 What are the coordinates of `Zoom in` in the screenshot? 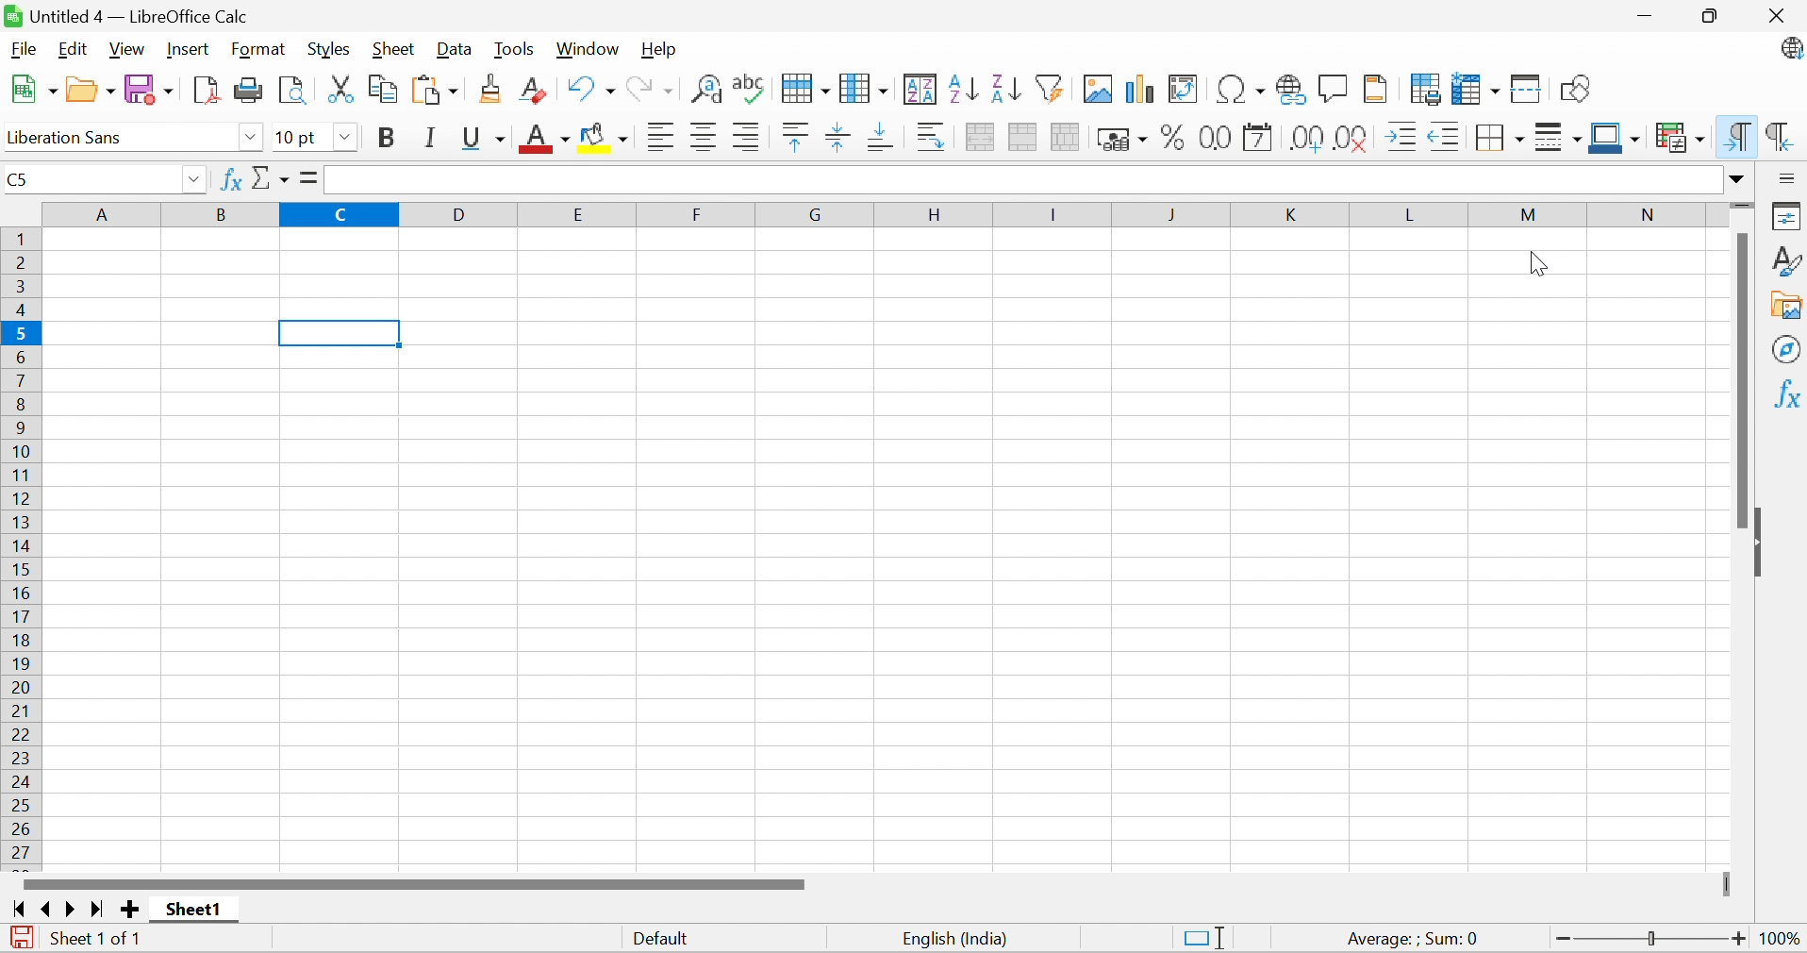 It's located at (1740, 938).